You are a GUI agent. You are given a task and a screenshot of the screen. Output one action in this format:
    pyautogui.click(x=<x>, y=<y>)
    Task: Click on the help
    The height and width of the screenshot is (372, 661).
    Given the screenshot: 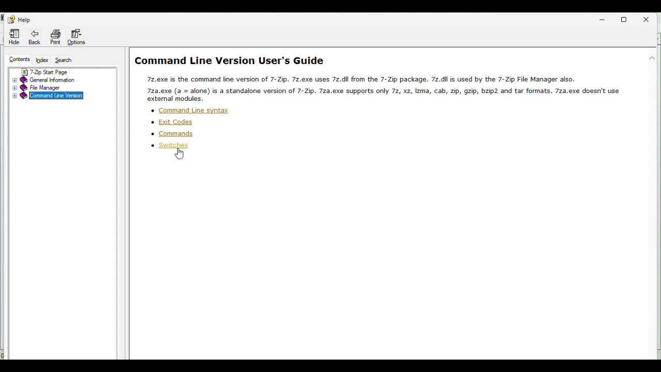 What is the action you would take?
    pyautogui.click(x=18, y=20)
    